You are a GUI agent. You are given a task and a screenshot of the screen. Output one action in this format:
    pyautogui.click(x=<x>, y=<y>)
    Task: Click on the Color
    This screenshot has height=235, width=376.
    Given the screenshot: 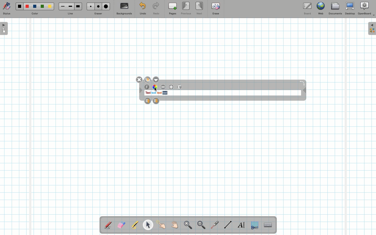 What is the action you would take?
    pyautogui.click(x=34, y=14)
    